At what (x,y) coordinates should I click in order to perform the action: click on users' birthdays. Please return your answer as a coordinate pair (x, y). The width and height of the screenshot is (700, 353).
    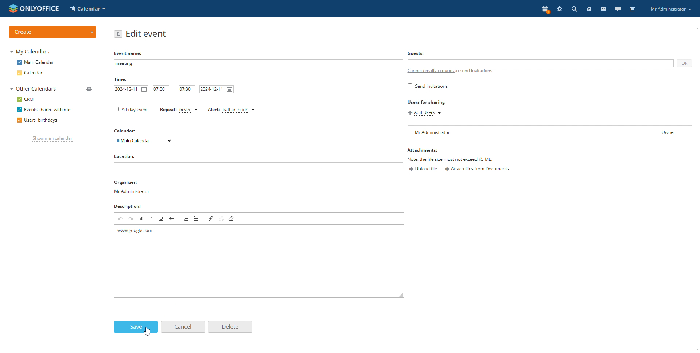
    Looking at the image, I should click on (37, 120).